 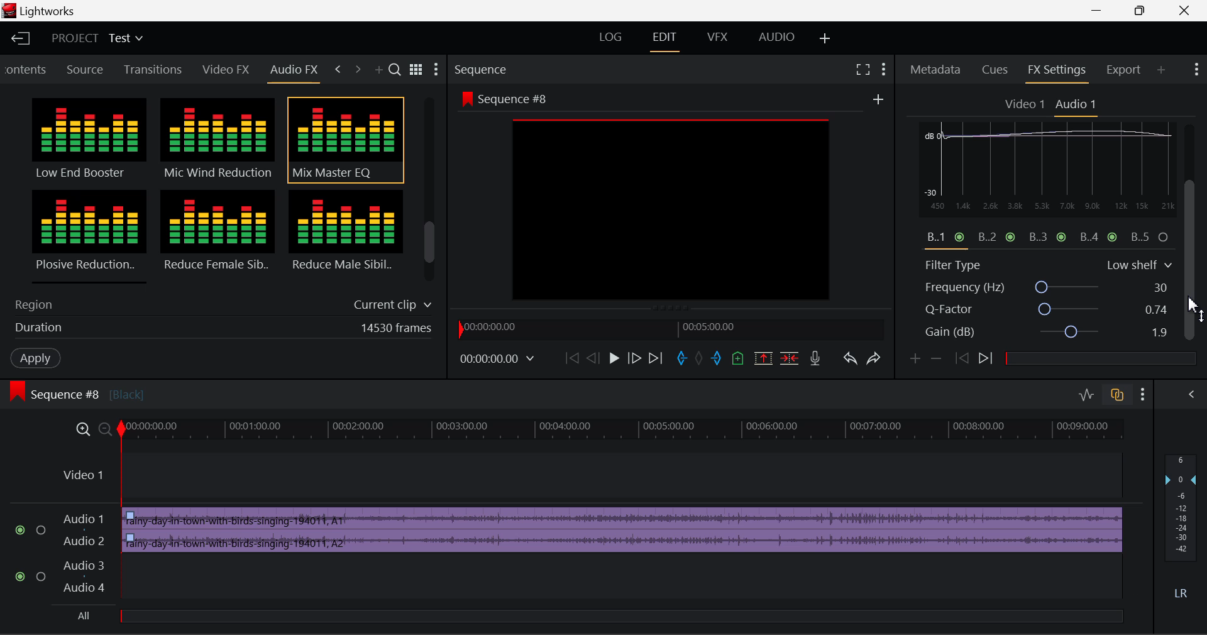 I want to click on Show Settings, so click(x=1195, y=67).